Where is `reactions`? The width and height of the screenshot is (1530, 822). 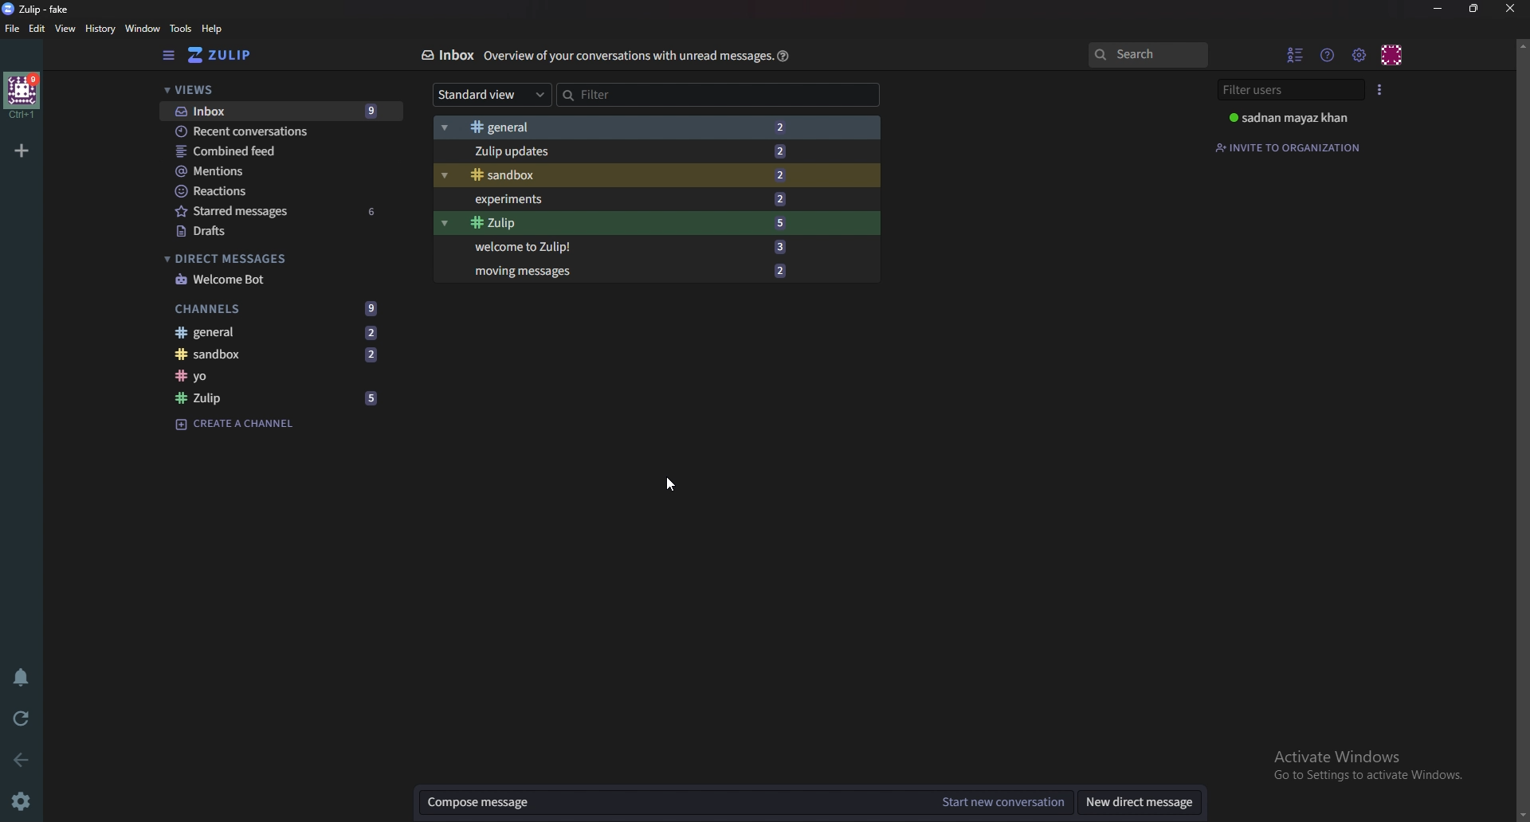 reactions is located at coordinates (272, 190).